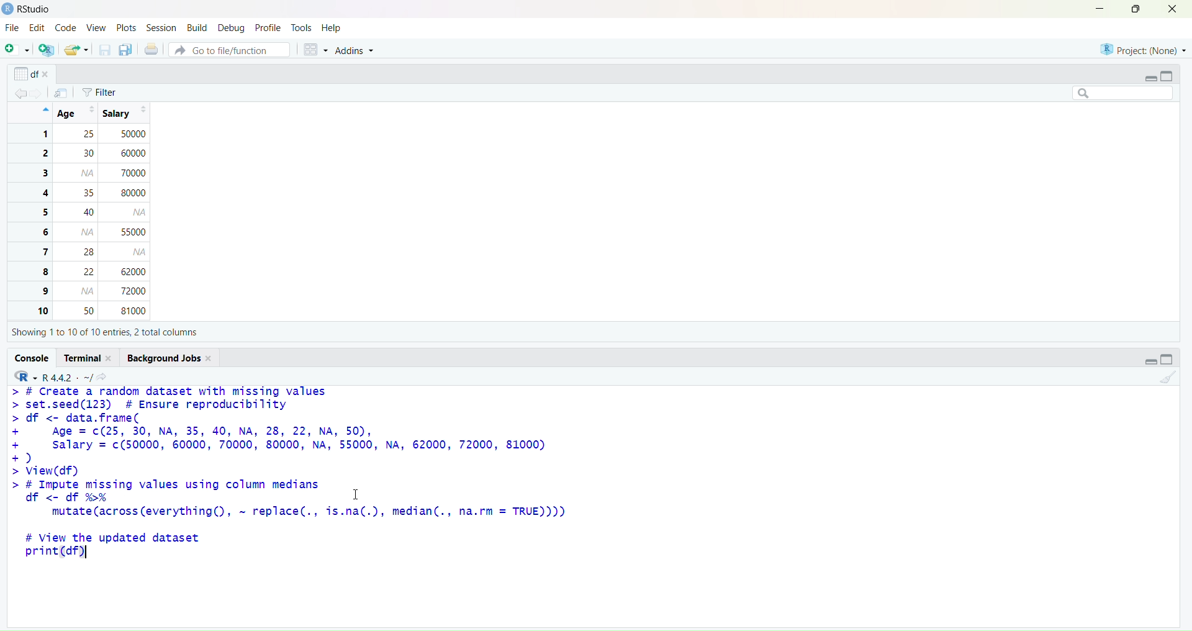  What do you see at coordinates (152, 50) in the screenshot?
I see `print the current file` at bounding box center [152, 50].